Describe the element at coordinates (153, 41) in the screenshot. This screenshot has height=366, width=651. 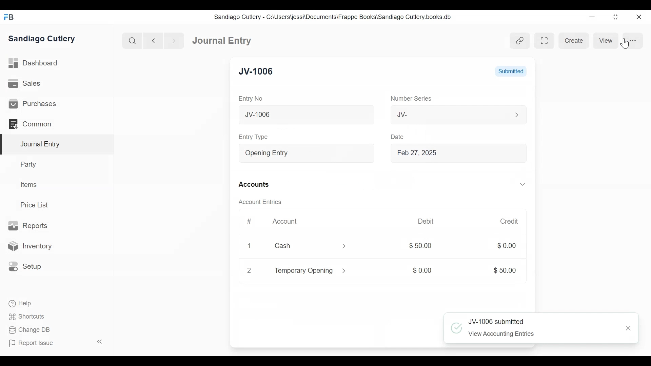
I see `Navigate back` at that location.